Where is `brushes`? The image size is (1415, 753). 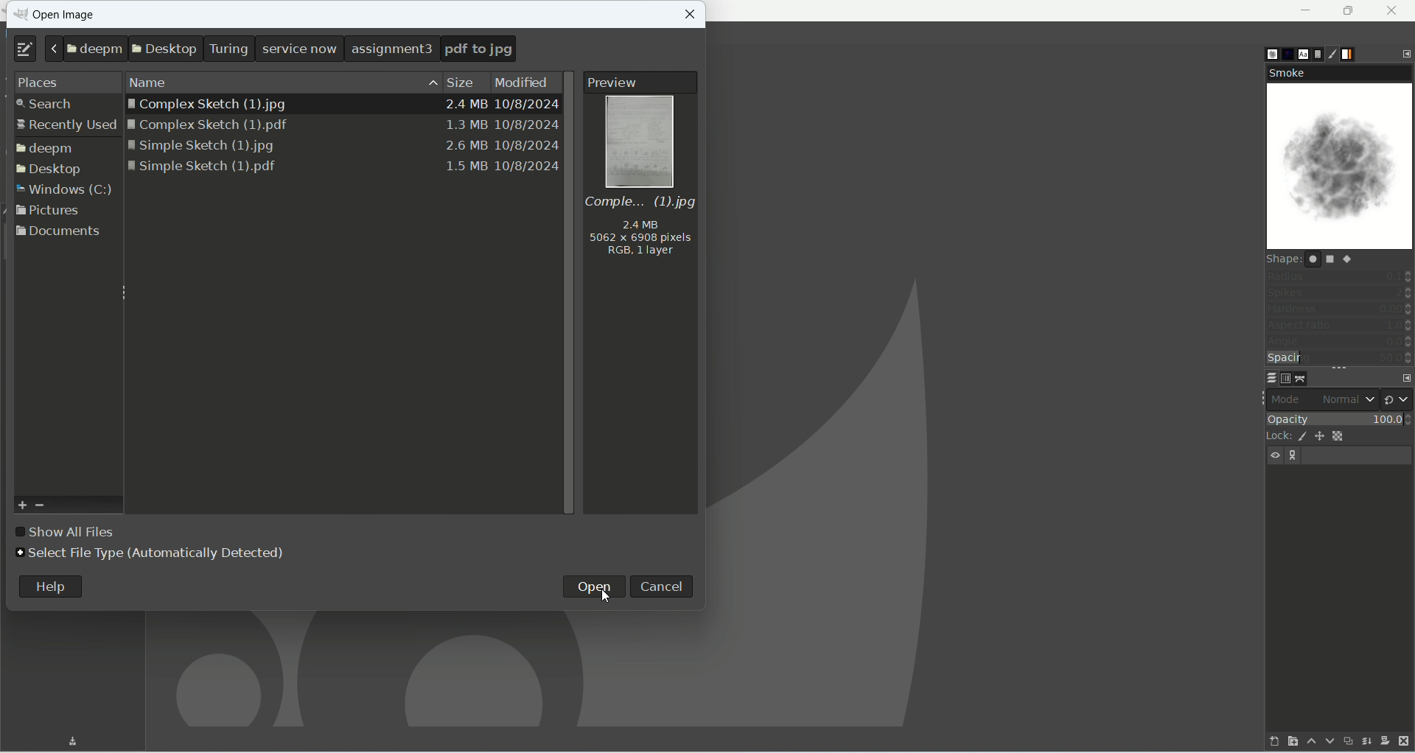
brushes is located at coordinates (1268, 55).